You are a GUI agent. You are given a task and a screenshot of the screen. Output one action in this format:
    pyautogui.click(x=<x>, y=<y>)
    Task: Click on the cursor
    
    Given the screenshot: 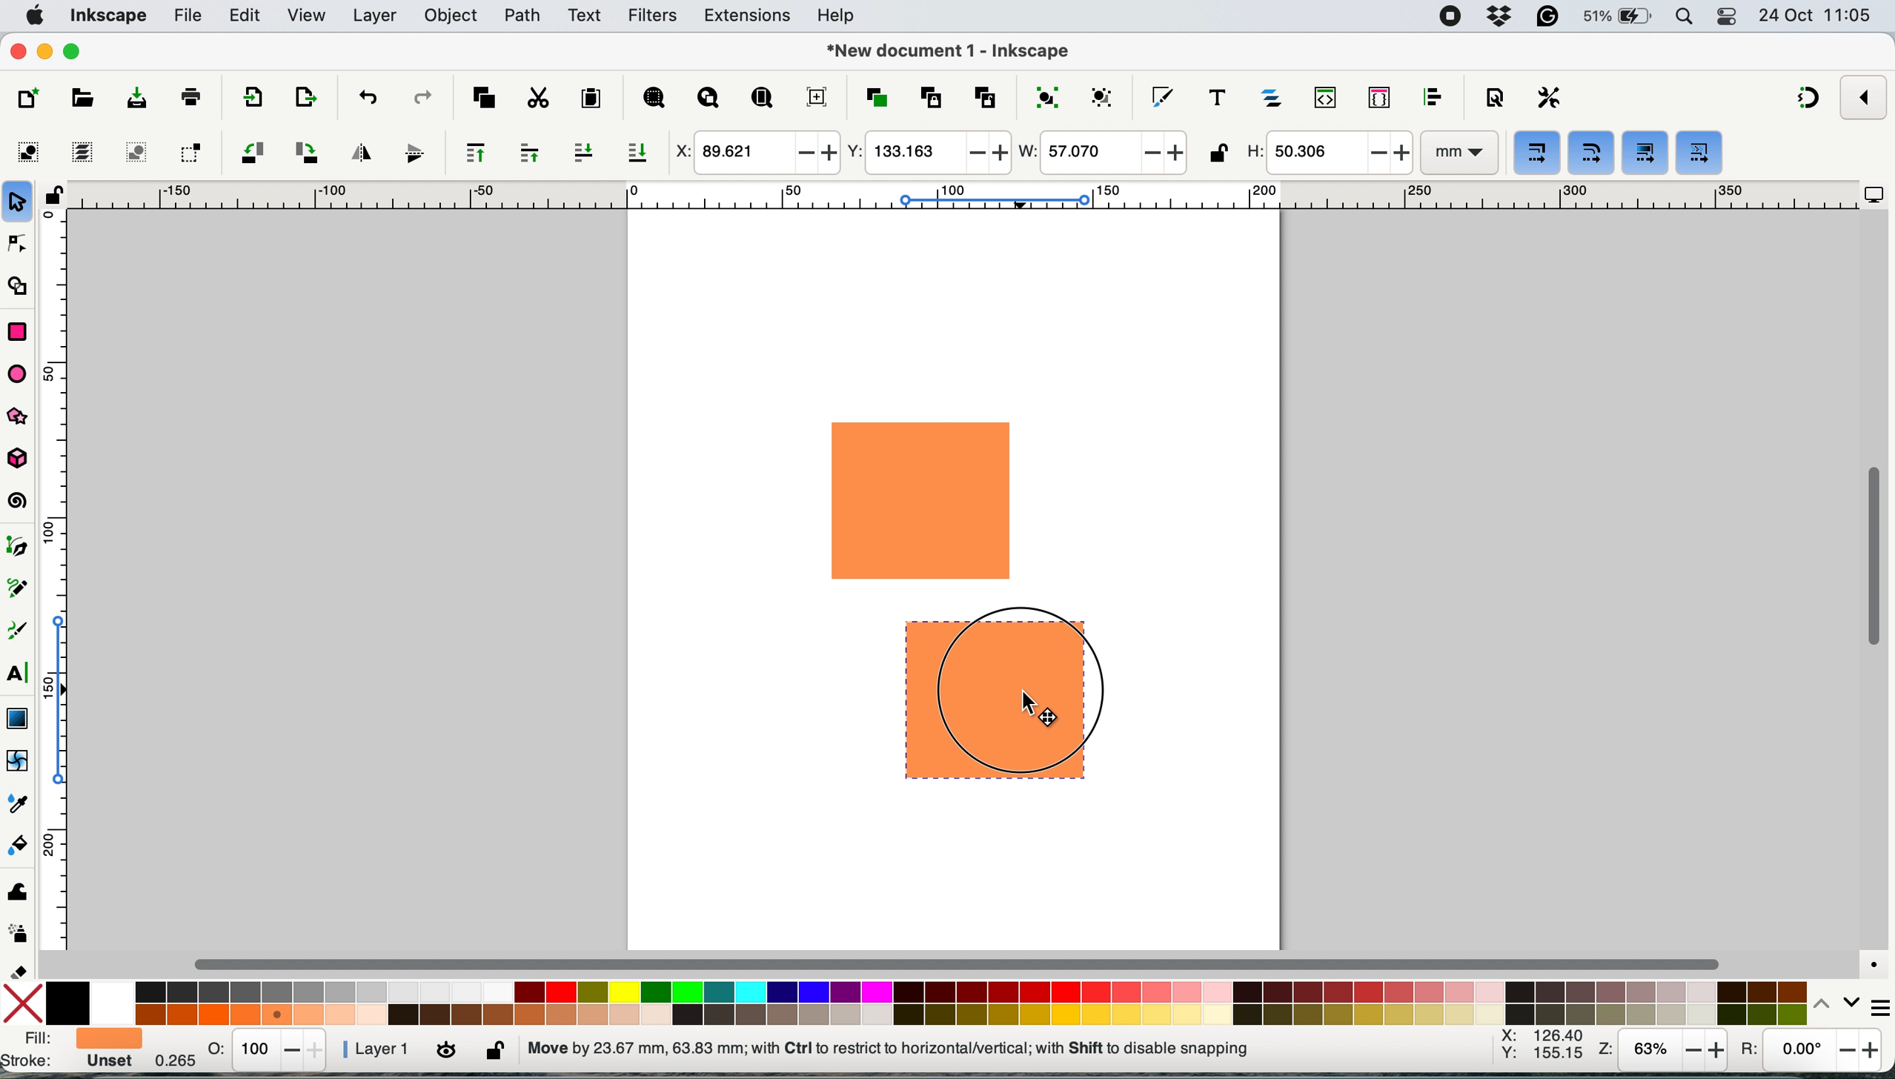 What is the action you would take?
    pyautogui.click(x=1041, y=711)
    